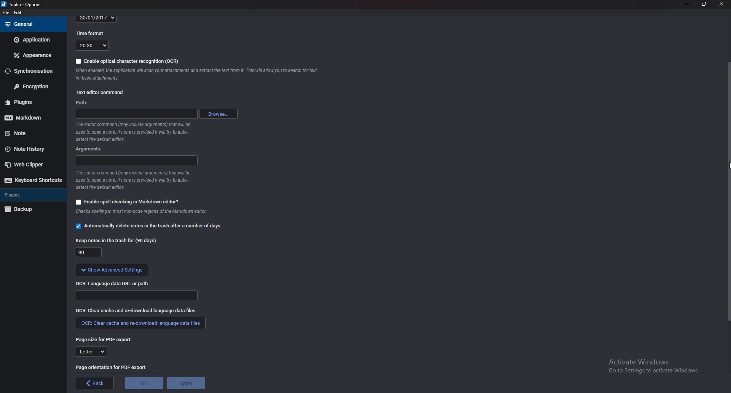 The height and width of the screenshot is (393, 731). I want to click on ocr Language data url or path, so click(113, 283).